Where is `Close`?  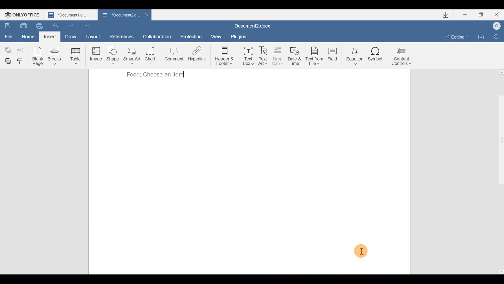
Close is located at coordinates (145, 15).